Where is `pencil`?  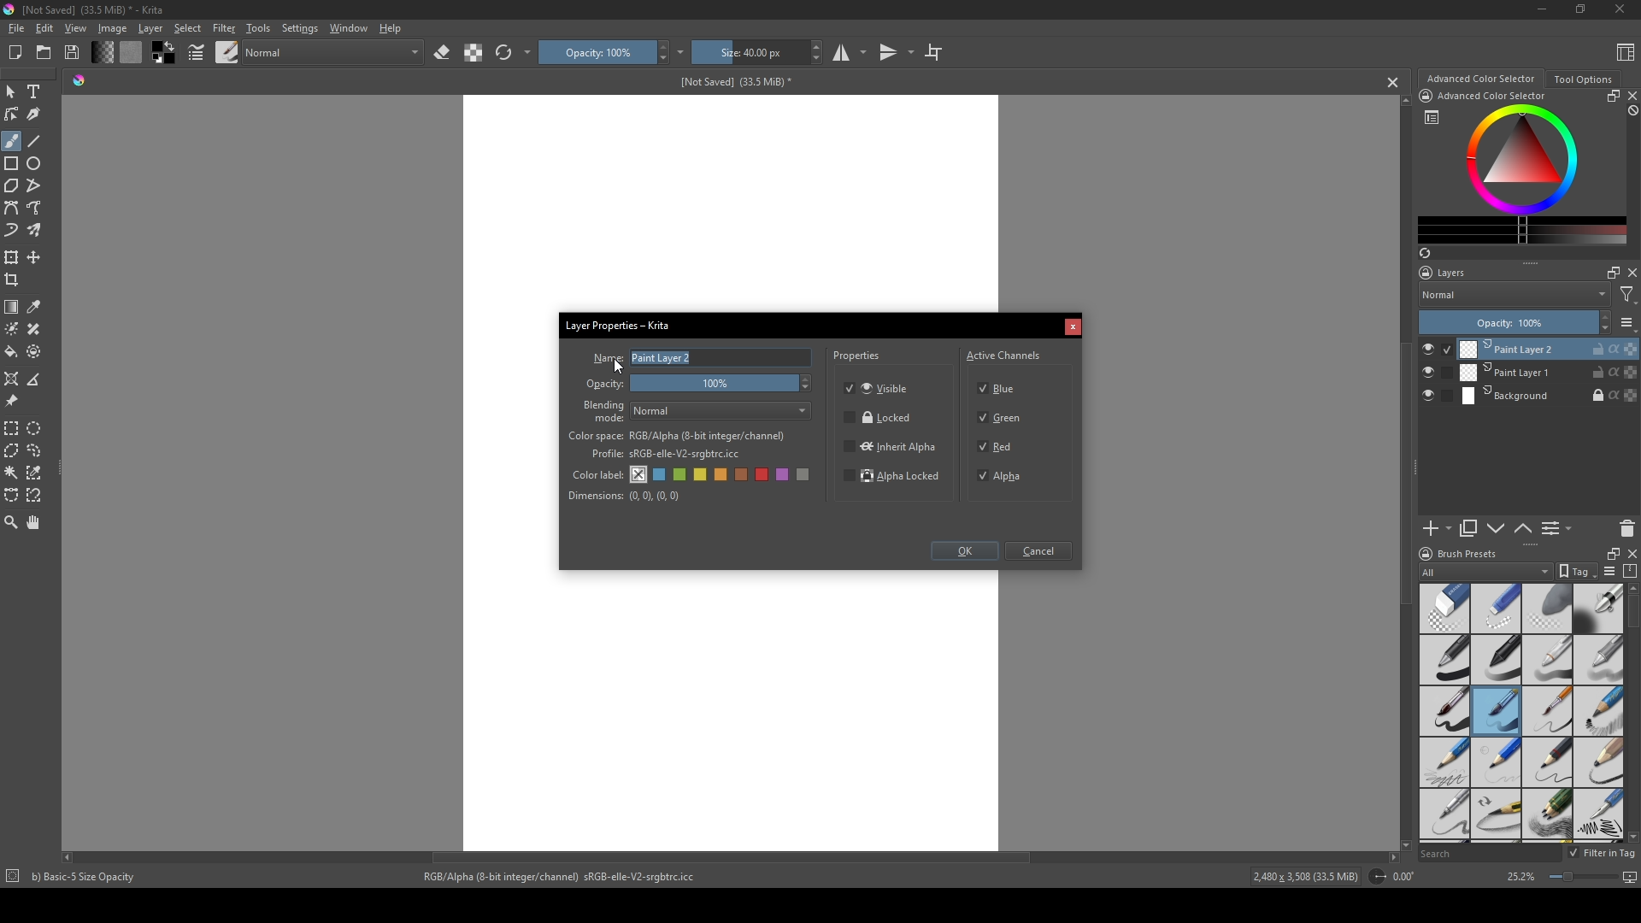 pencil is located at coordinates (1495, 762).